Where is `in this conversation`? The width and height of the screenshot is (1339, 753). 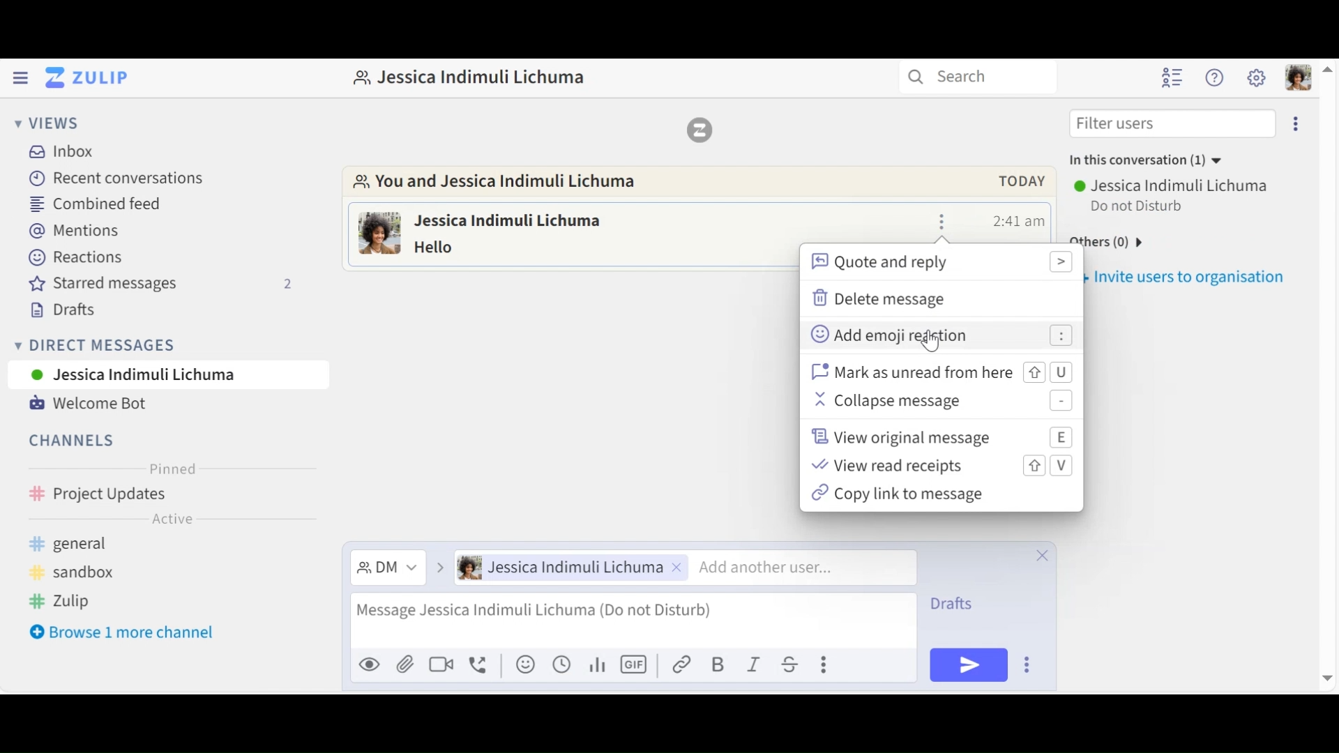 in this conversation is located at coordinates (1141, 162).